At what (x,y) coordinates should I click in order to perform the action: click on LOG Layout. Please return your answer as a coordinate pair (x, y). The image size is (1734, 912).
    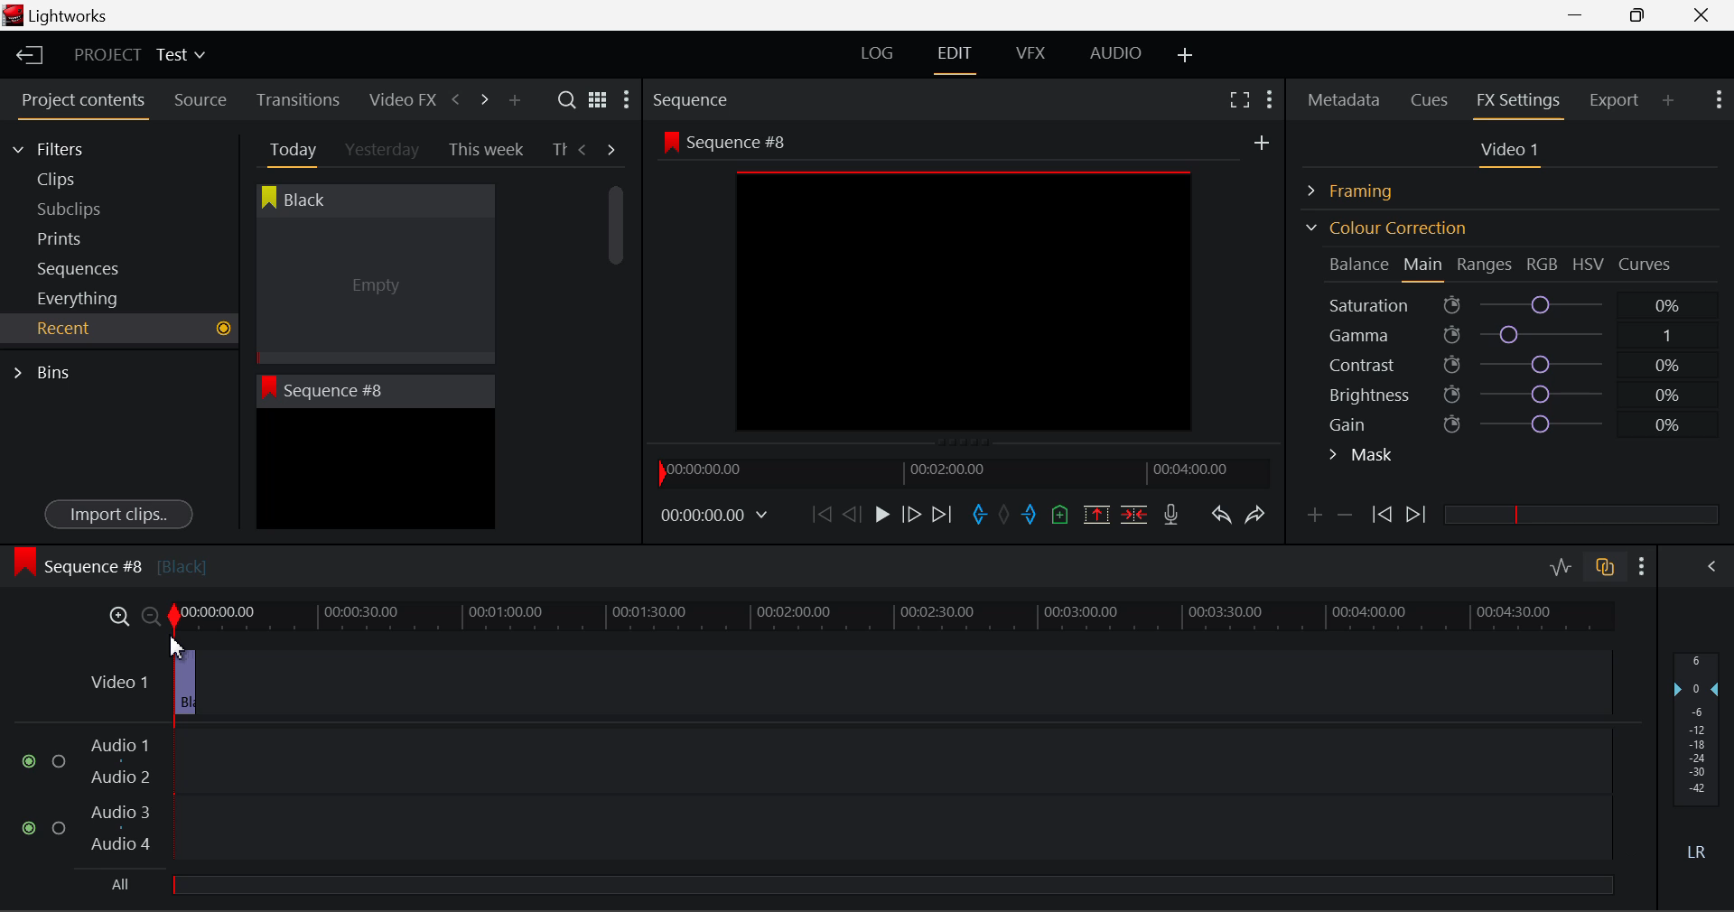
    Looking at the image, I should click on (876, 52).